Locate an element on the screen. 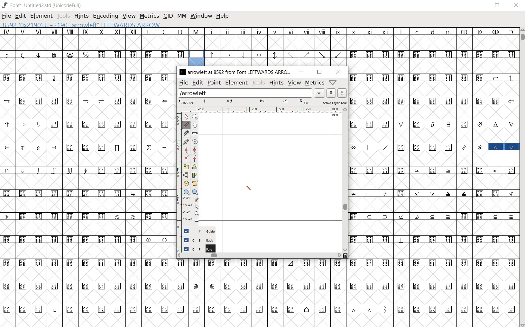  Add a corner point is located at coordinates (195, 158).